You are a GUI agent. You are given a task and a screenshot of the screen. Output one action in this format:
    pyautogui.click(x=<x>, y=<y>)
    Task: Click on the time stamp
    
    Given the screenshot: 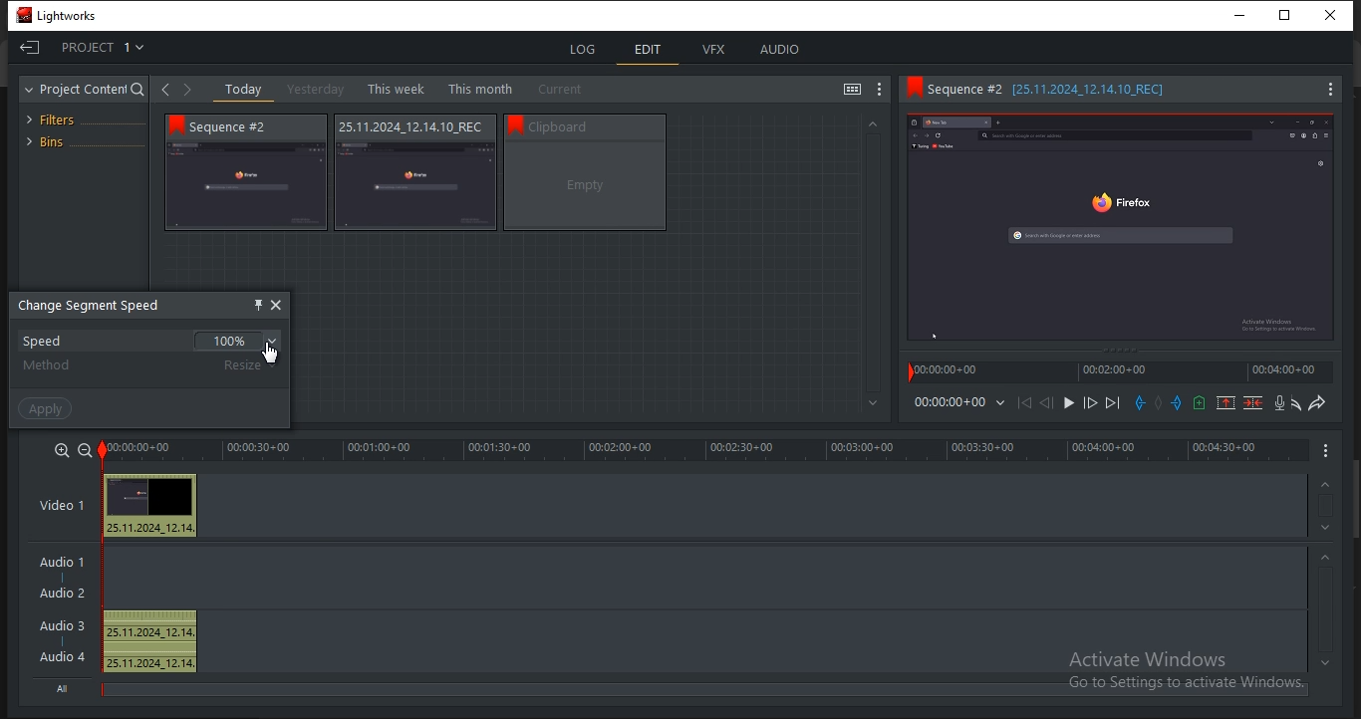 What is the action you would take?
    pyautogui.click(x=1286, y=372)
    